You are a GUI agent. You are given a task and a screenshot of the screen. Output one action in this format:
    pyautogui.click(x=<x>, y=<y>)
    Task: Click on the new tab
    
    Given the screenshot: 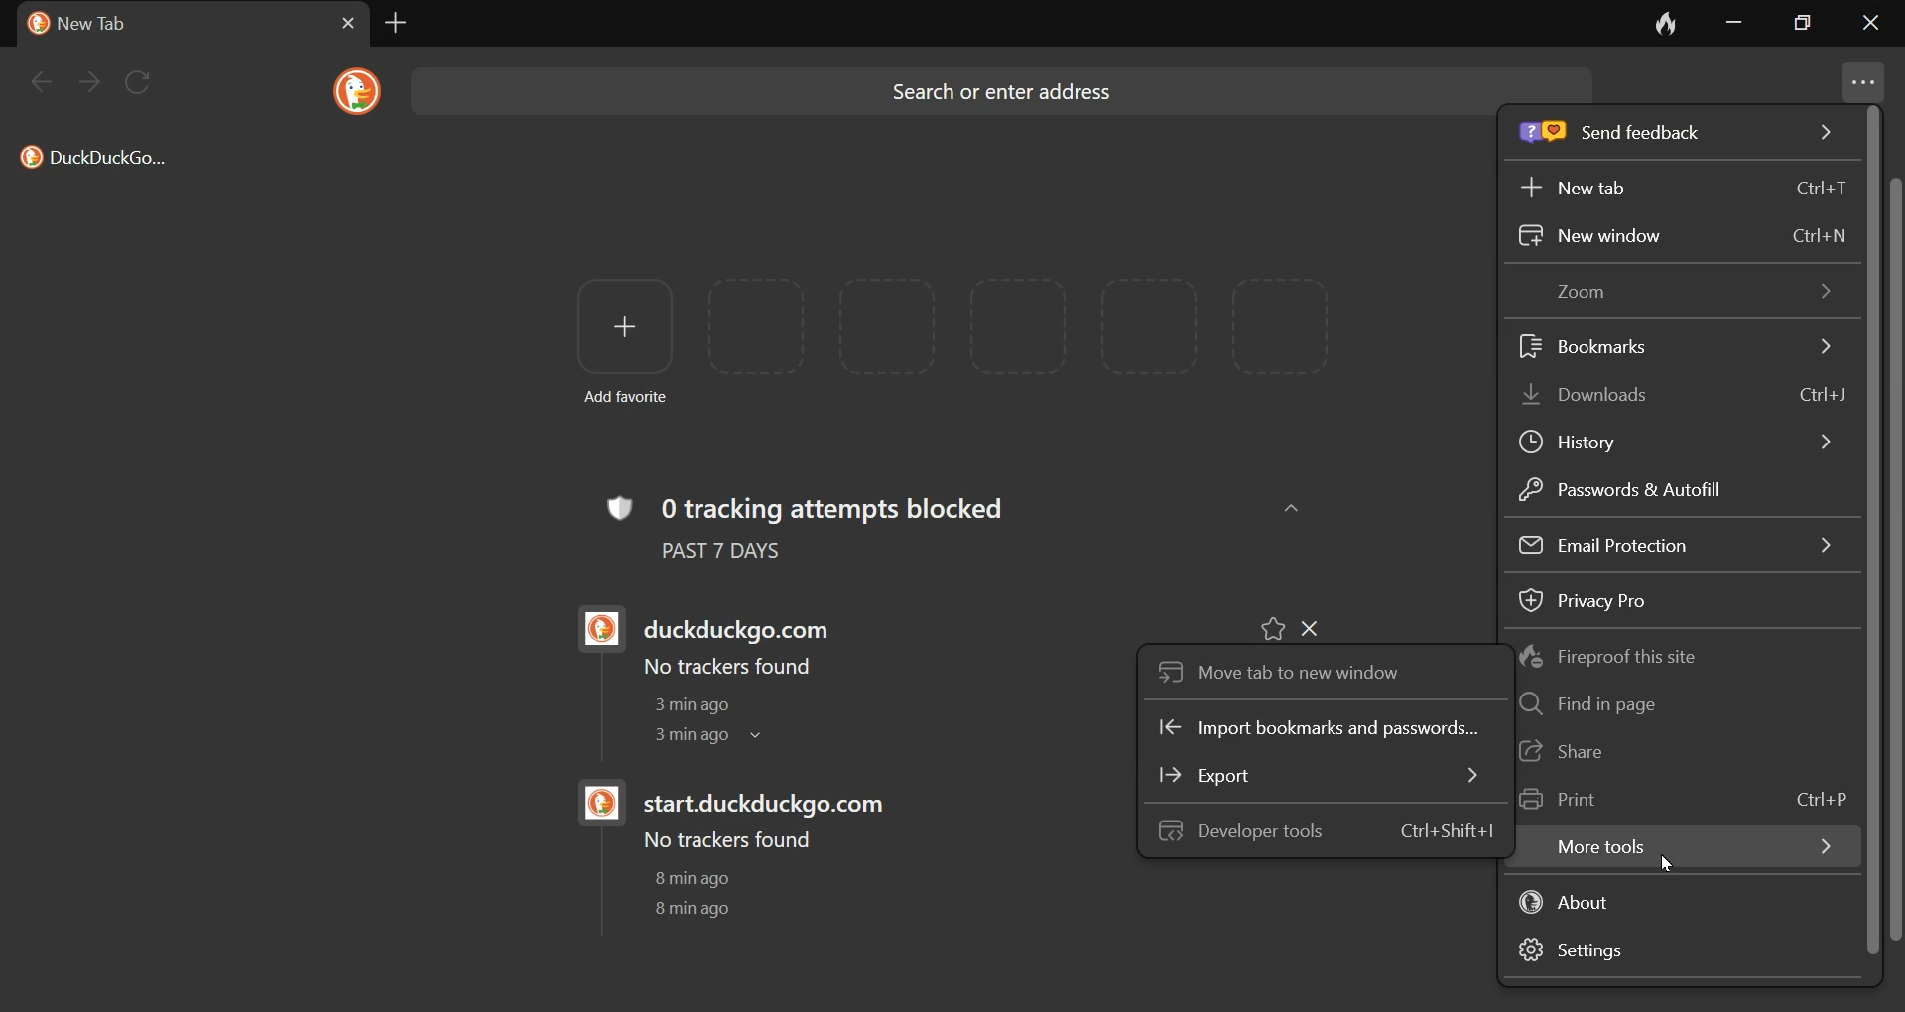 What is the action you would take?
    pyautogui.click(x=99, y=25)
    